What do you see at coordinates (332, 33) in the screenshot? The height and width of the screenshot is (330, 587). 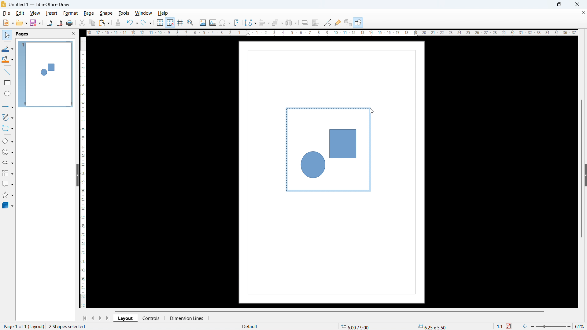 I see `horizontal ruler` at bounding box center [332, 33].